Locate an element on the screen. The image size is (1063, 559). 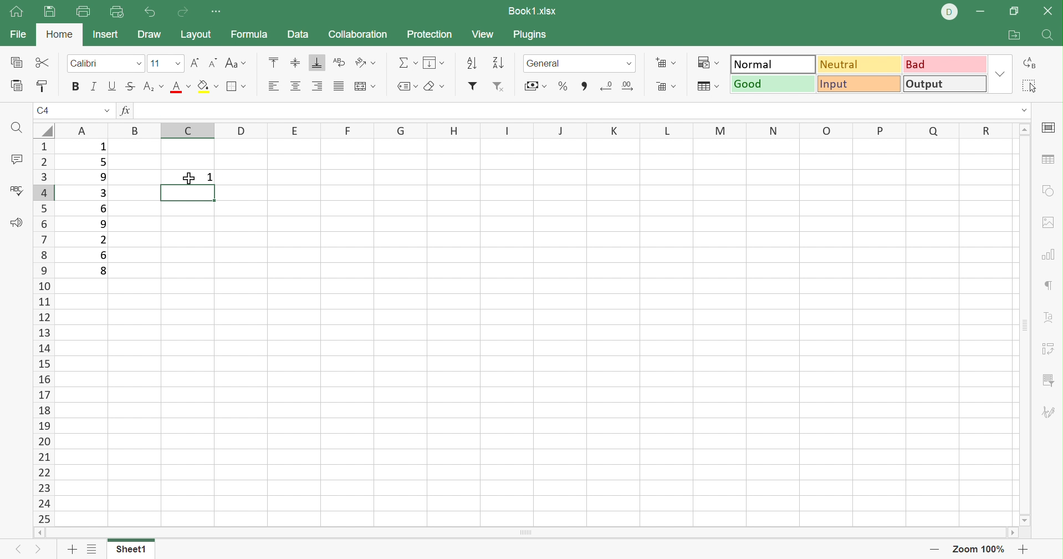
Open file location is located at coordinates (1015, 35).